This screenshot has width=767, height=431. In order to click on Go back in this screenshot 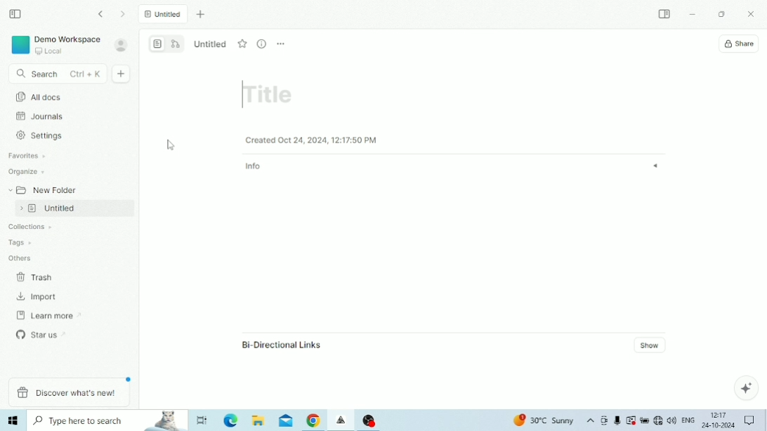, I will do `click(103, 14)`.